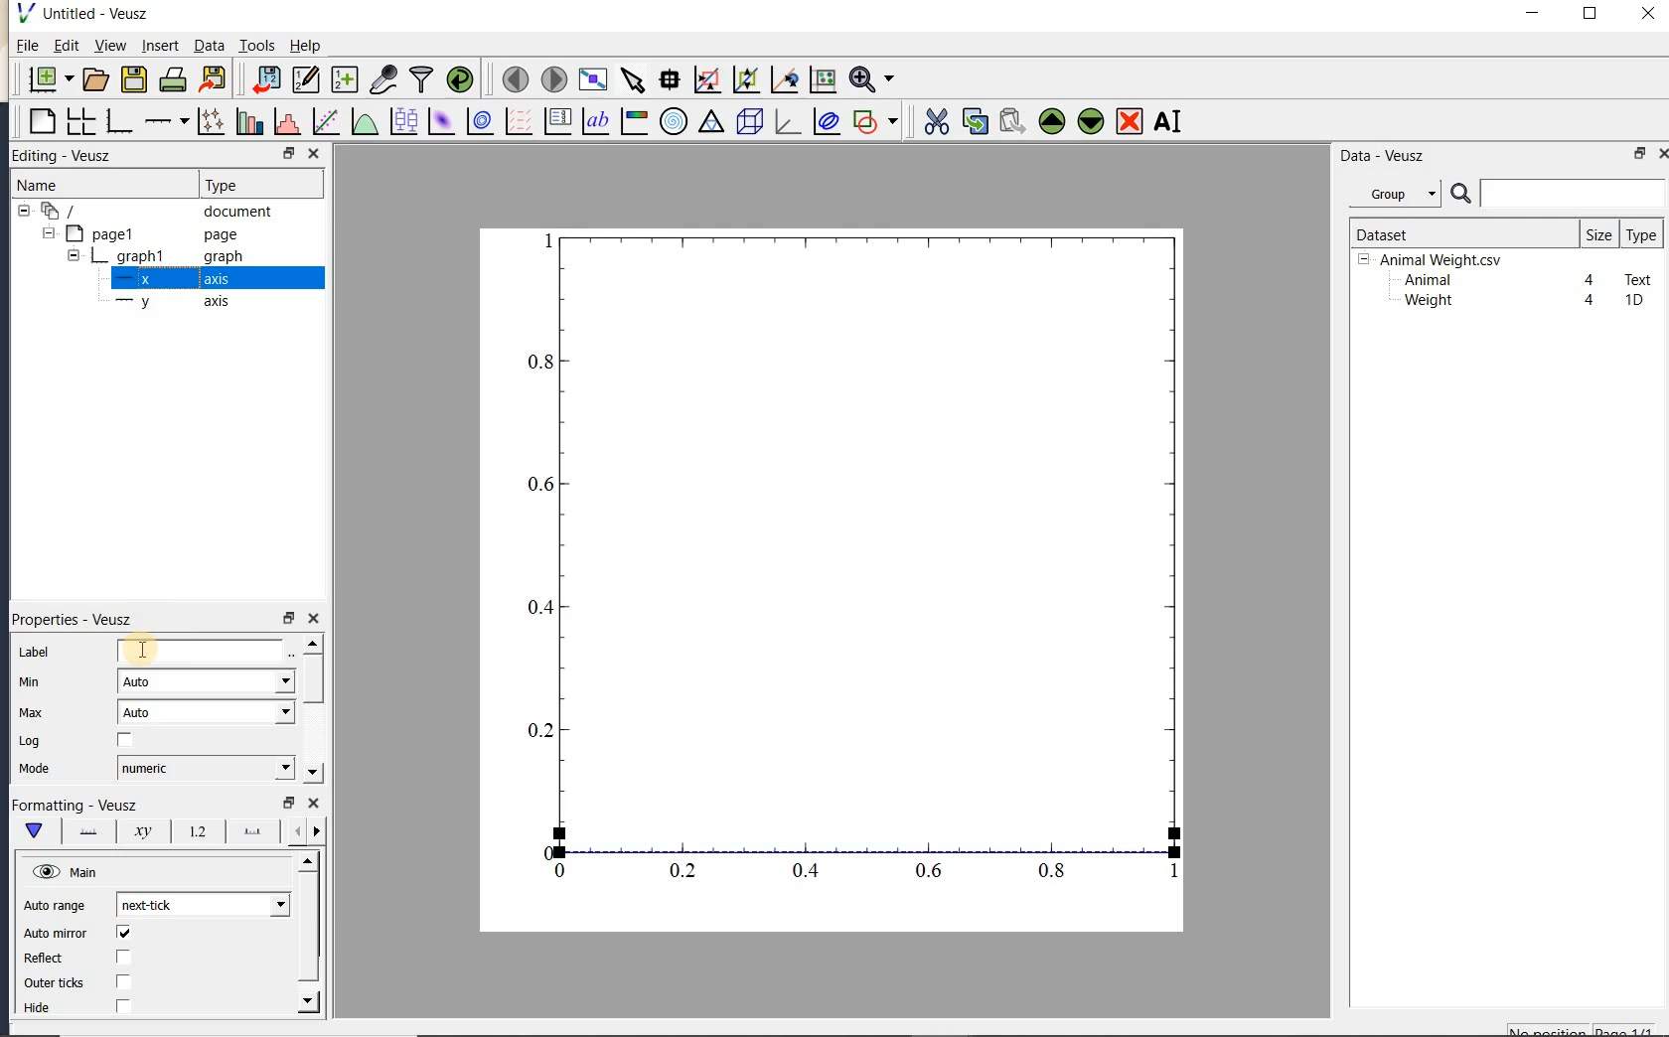 Image resolution: width=1669 pixels, height=1037 pixels. I want to click on export to graphics format, so click(214, 77).